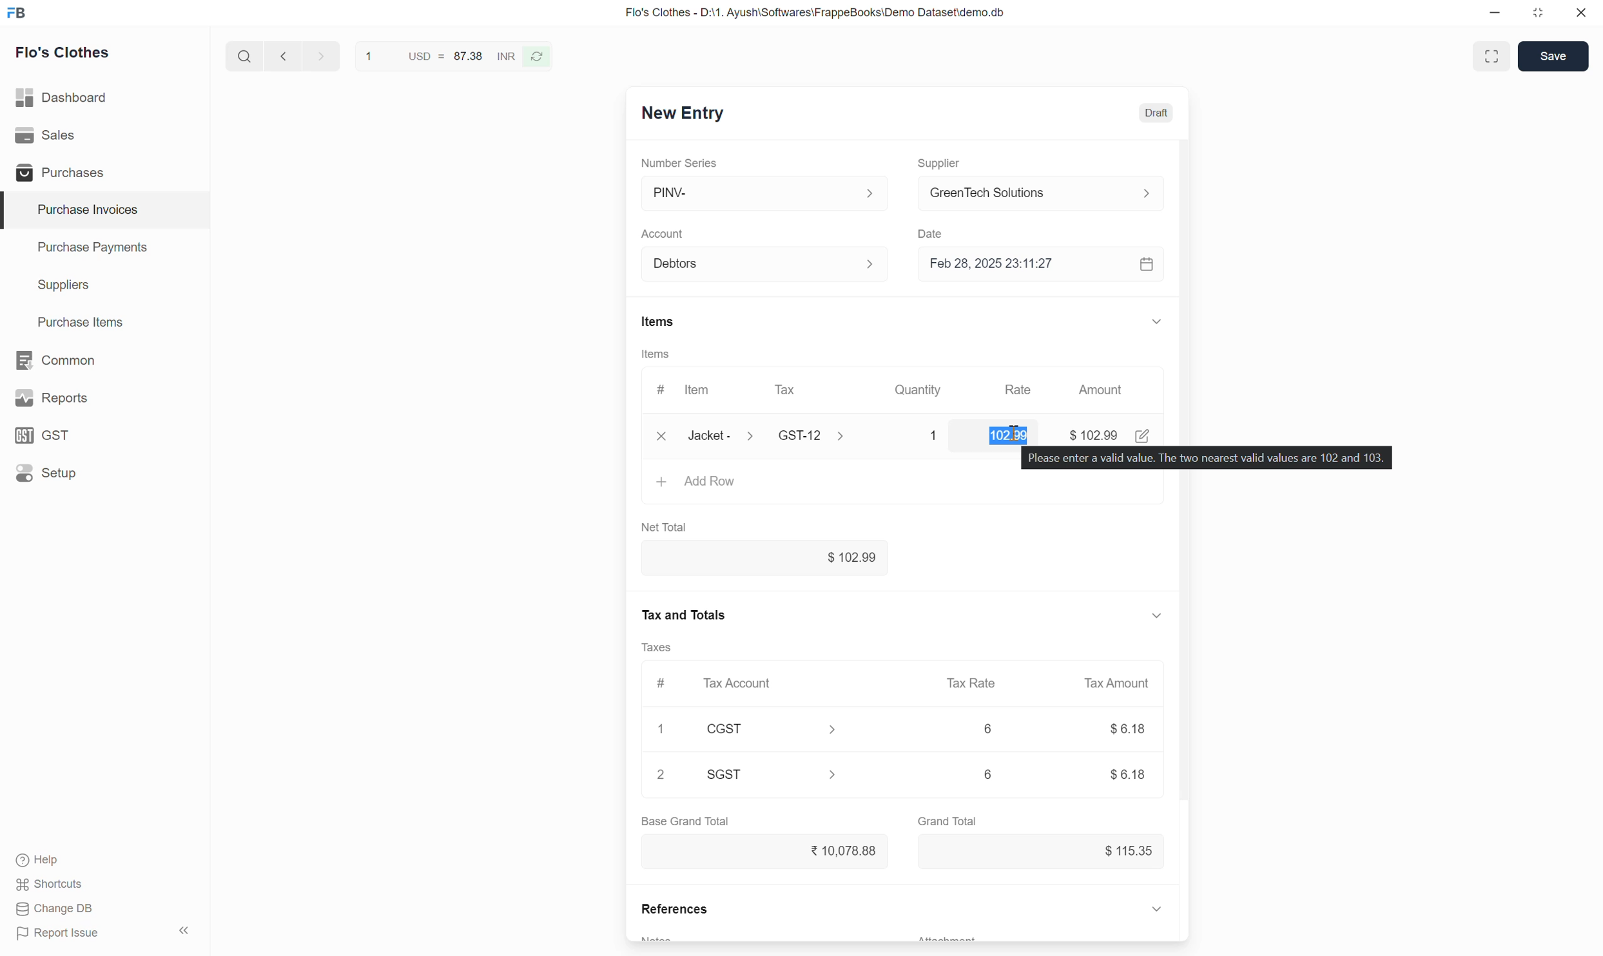  Describe the element at coordinates (283, 55) in the screenshot. I see `Previous` at that location.